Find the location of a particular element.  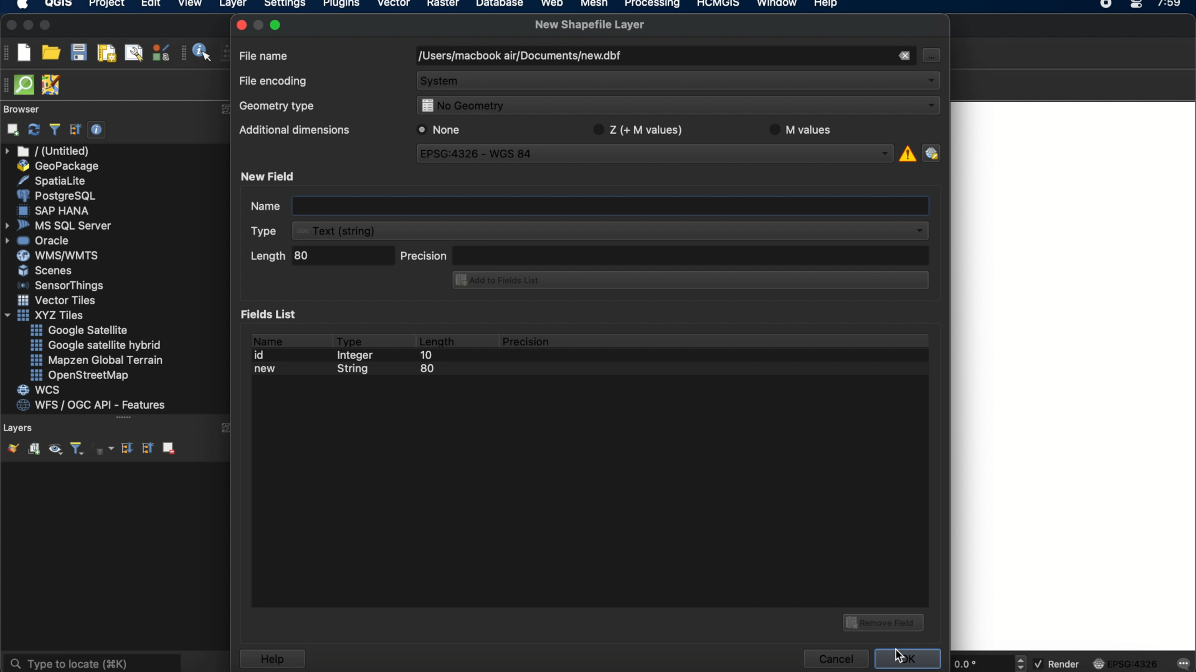

raster is located at coordinates (442, 5).